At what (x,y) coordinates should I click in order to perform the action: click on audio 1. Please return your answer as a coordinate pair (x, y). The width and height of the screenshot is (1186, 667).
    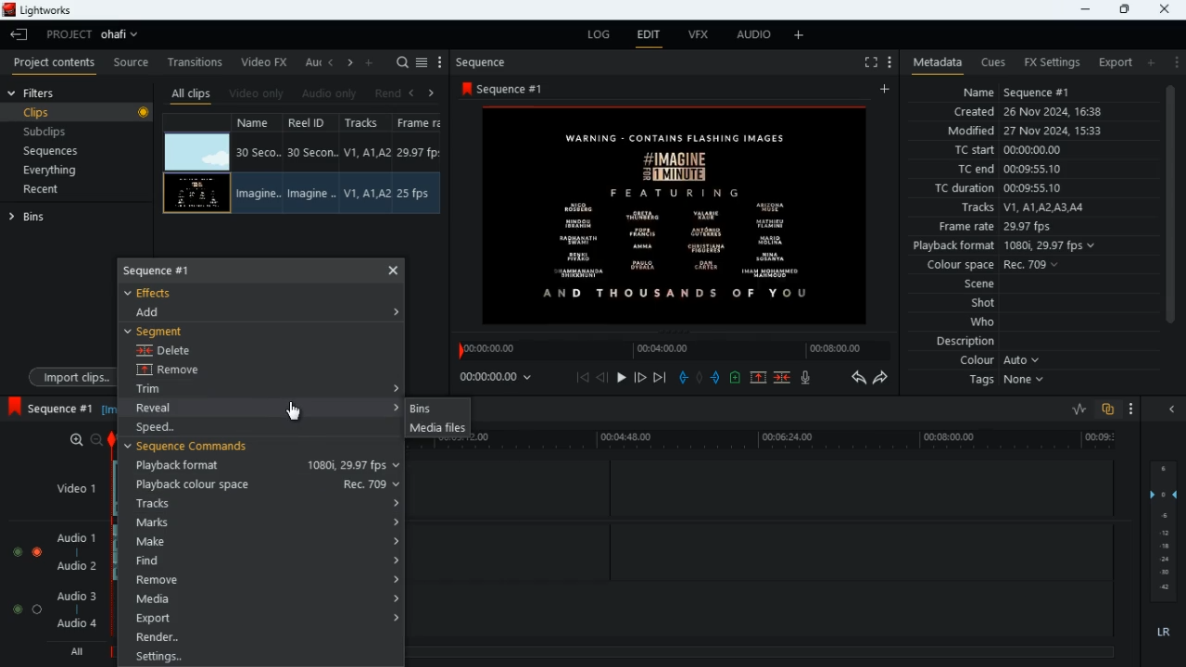
    Looking at the image, I should click on (79, 541).